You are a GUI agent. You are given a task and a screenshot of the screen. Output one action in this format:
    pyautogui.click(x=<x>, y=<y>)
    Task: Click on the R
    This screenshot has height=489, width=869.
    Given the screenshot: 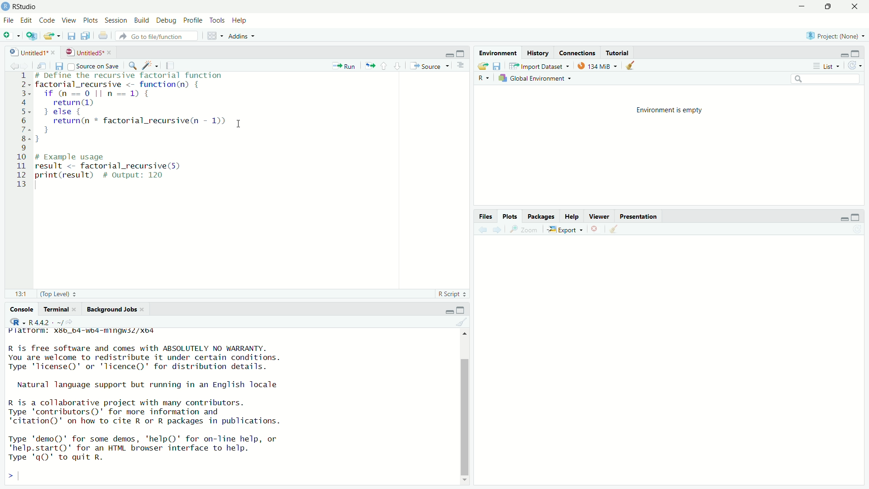 What is the action you would take?
    pyautogui.click(x=484, y=78)
    